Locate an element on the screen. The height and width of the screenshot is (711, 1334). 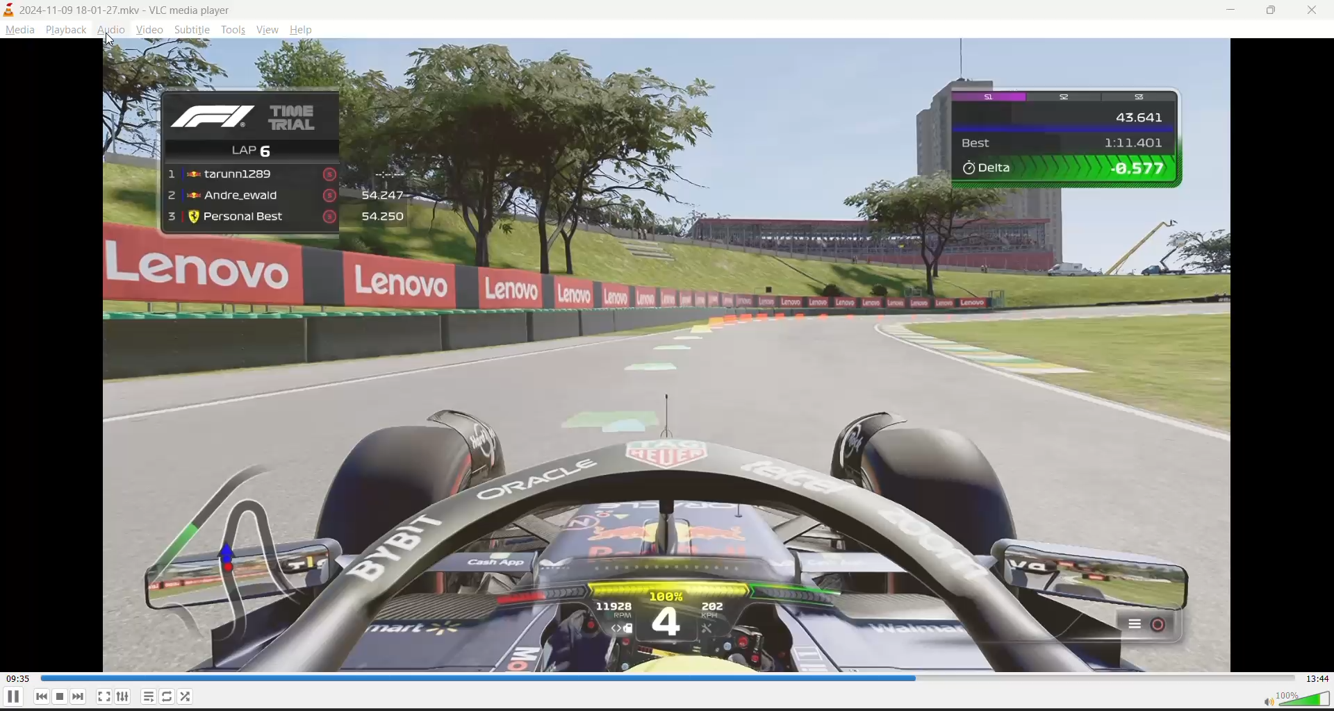
pause is located at coordinates (59, 698).